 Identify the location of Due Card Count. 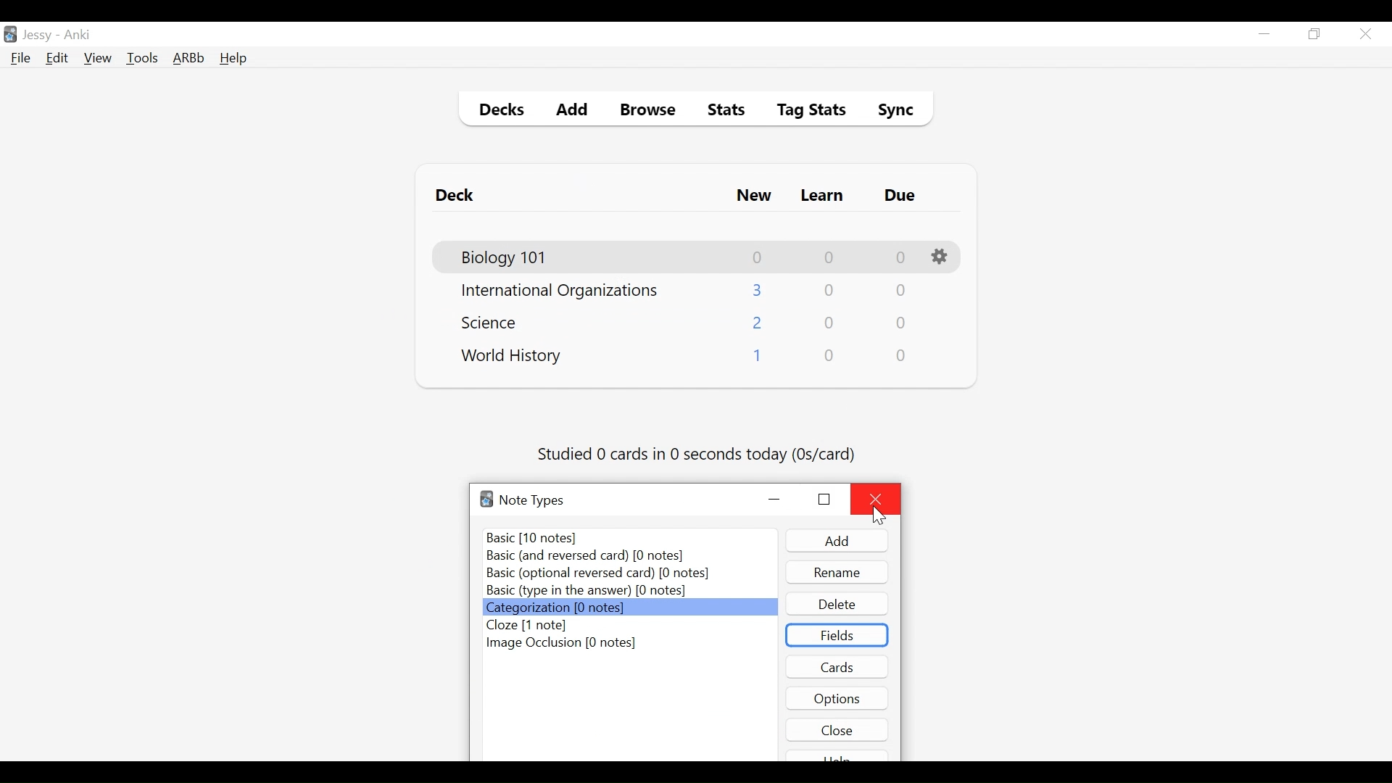
(901, 258).